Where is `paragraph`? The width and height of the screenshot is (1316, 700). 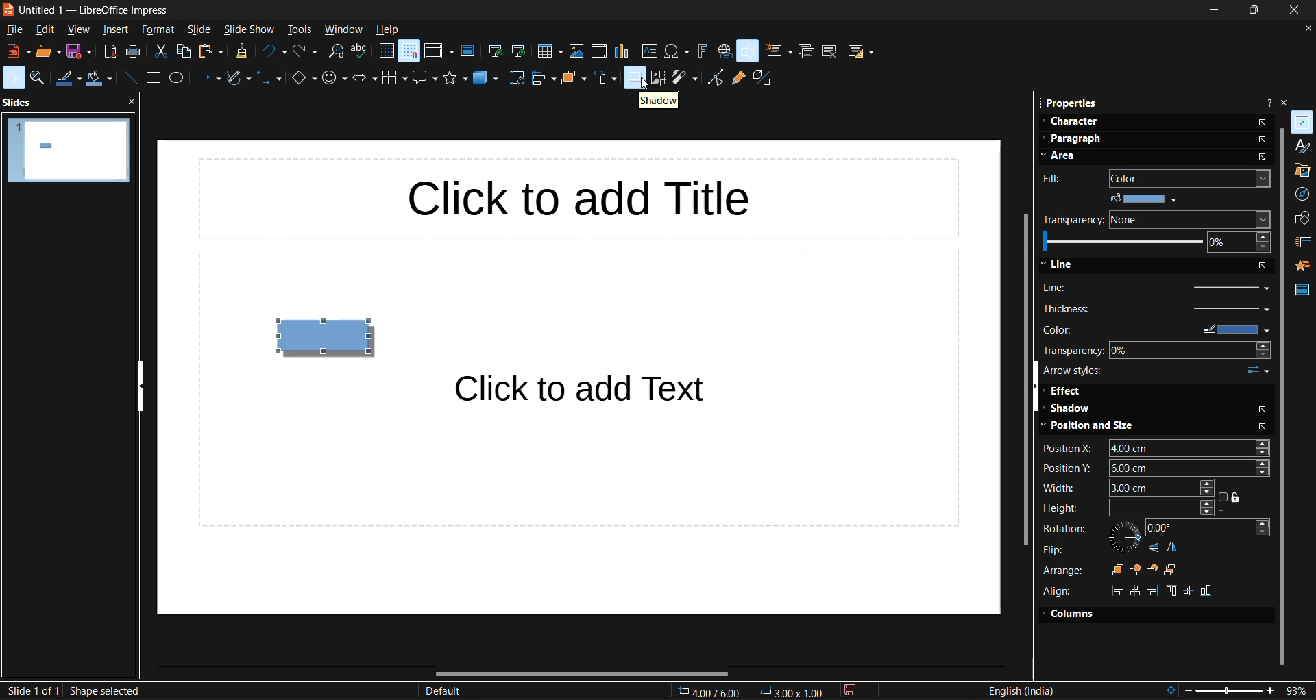 paragraph is located at coordinates (1071, 138).